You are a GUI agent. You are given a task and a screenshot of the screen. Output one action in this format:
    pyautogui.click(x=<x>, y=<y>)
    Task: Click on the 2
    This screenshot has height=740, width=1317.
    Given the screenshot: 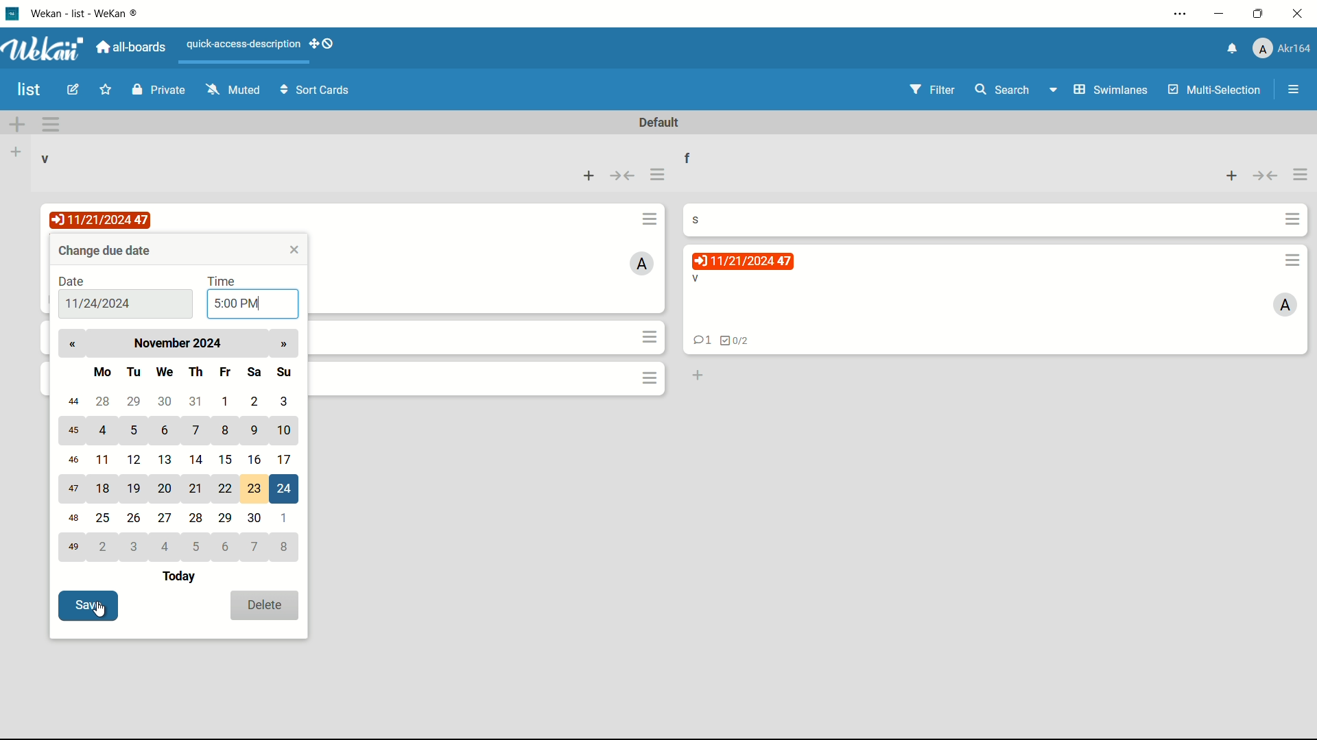 What is the action you would take?
    pyautogui.click(x=104, y=547)
    